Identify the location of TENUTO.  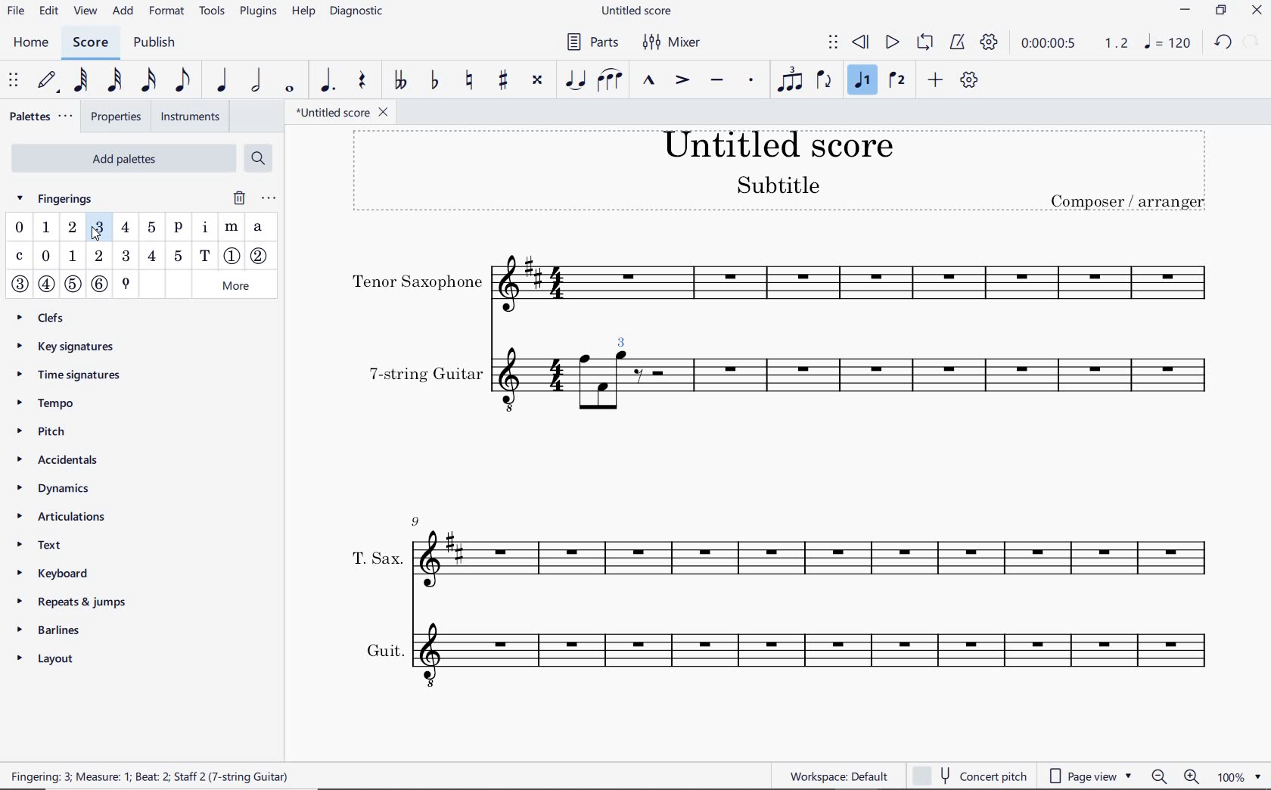
(716, 80).